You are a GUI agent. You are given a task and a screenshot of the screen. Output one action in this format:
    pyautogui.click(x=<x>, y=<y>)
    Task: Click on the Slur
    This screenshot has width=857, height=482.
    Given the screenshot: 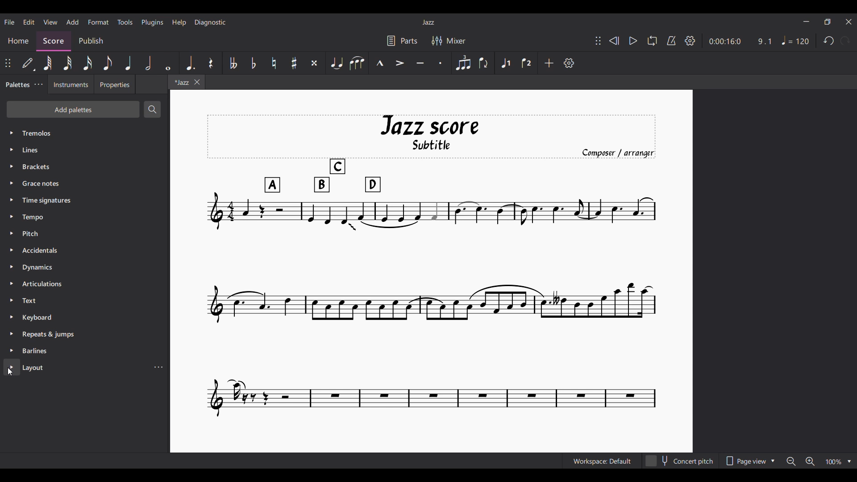 What is the action you would take?
    pyautogui.click(x=357, y=63)
    